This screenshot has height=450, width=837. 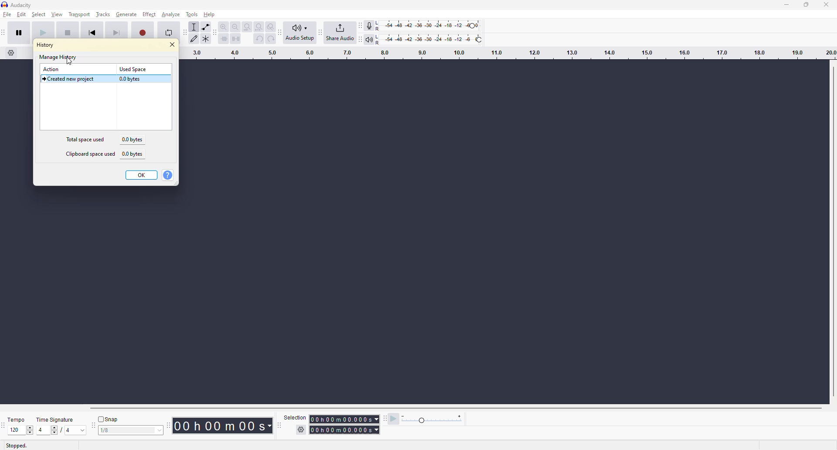 I want to click on share audio, so click(x=339, y=33).